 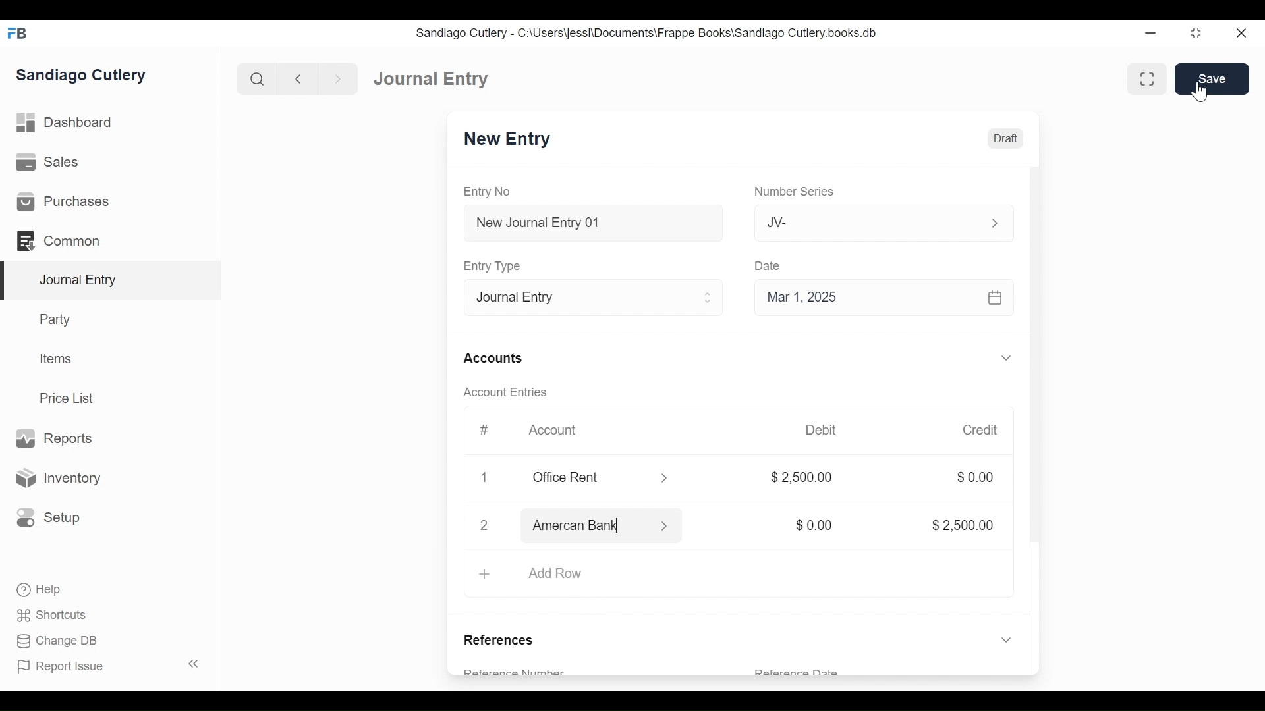 I want to click on $2500.00, so click(x=802, y=479).